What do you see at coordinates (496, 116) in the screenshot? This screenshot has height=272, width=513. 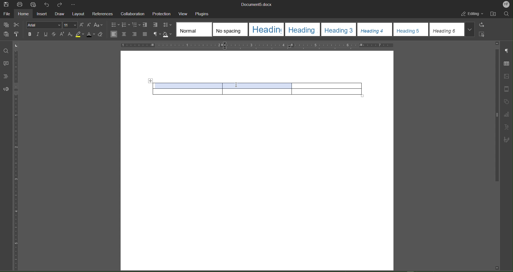 I see `scroll bar` at bounding box center [496, 116].